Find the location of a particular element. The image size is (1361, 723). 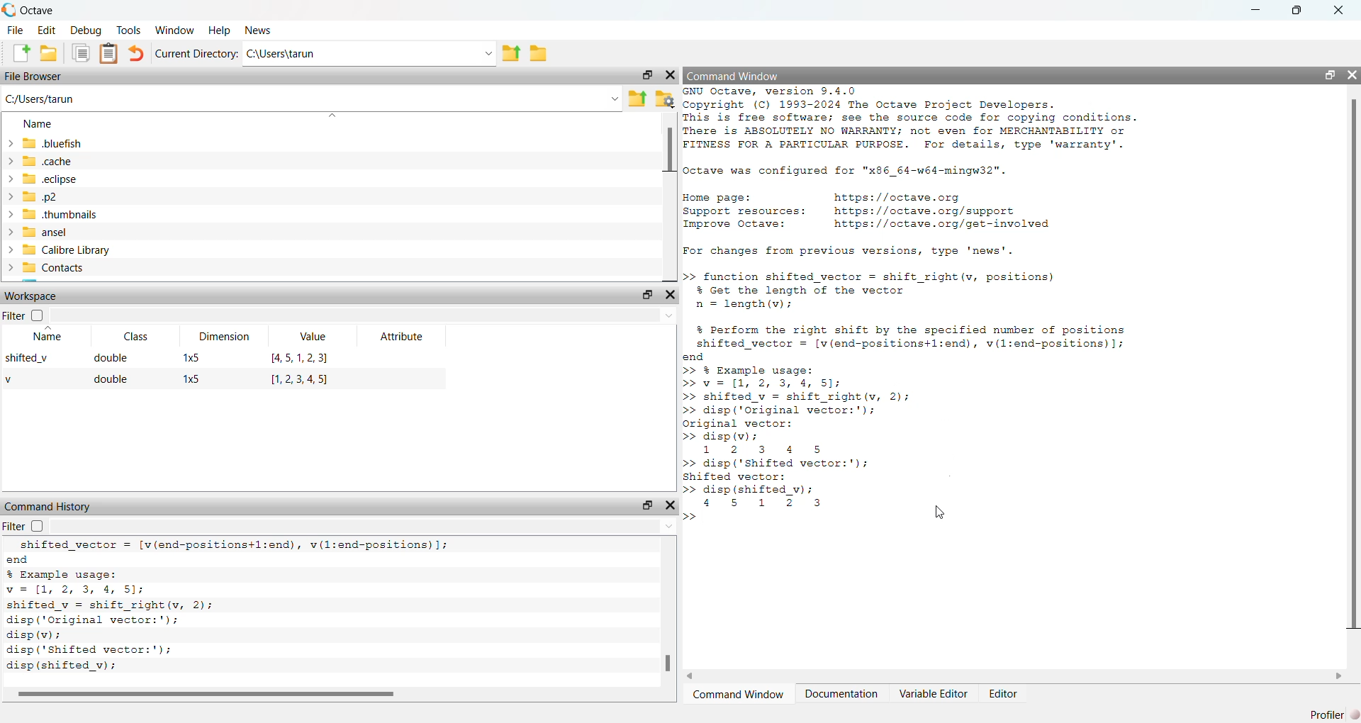

command history is located at coordinates (47, 506).